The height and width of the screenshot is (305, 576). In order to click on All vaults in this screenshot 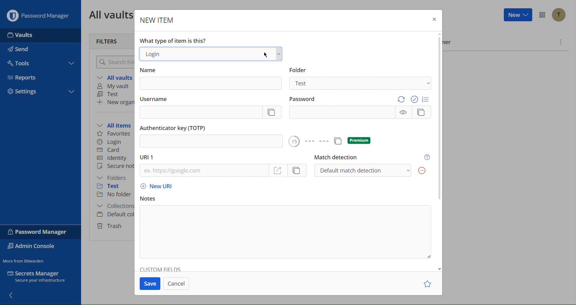, I will do `click(113, 76)`.